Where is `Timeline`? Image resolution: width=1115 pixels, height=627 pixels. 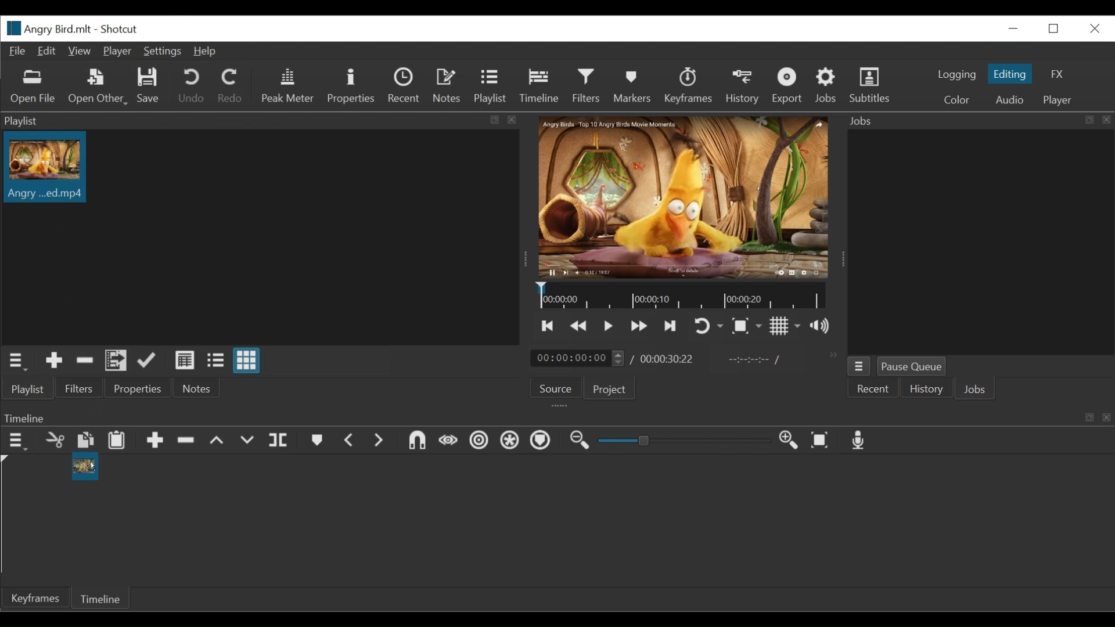
Timeline is located at coordinates (557, 417).